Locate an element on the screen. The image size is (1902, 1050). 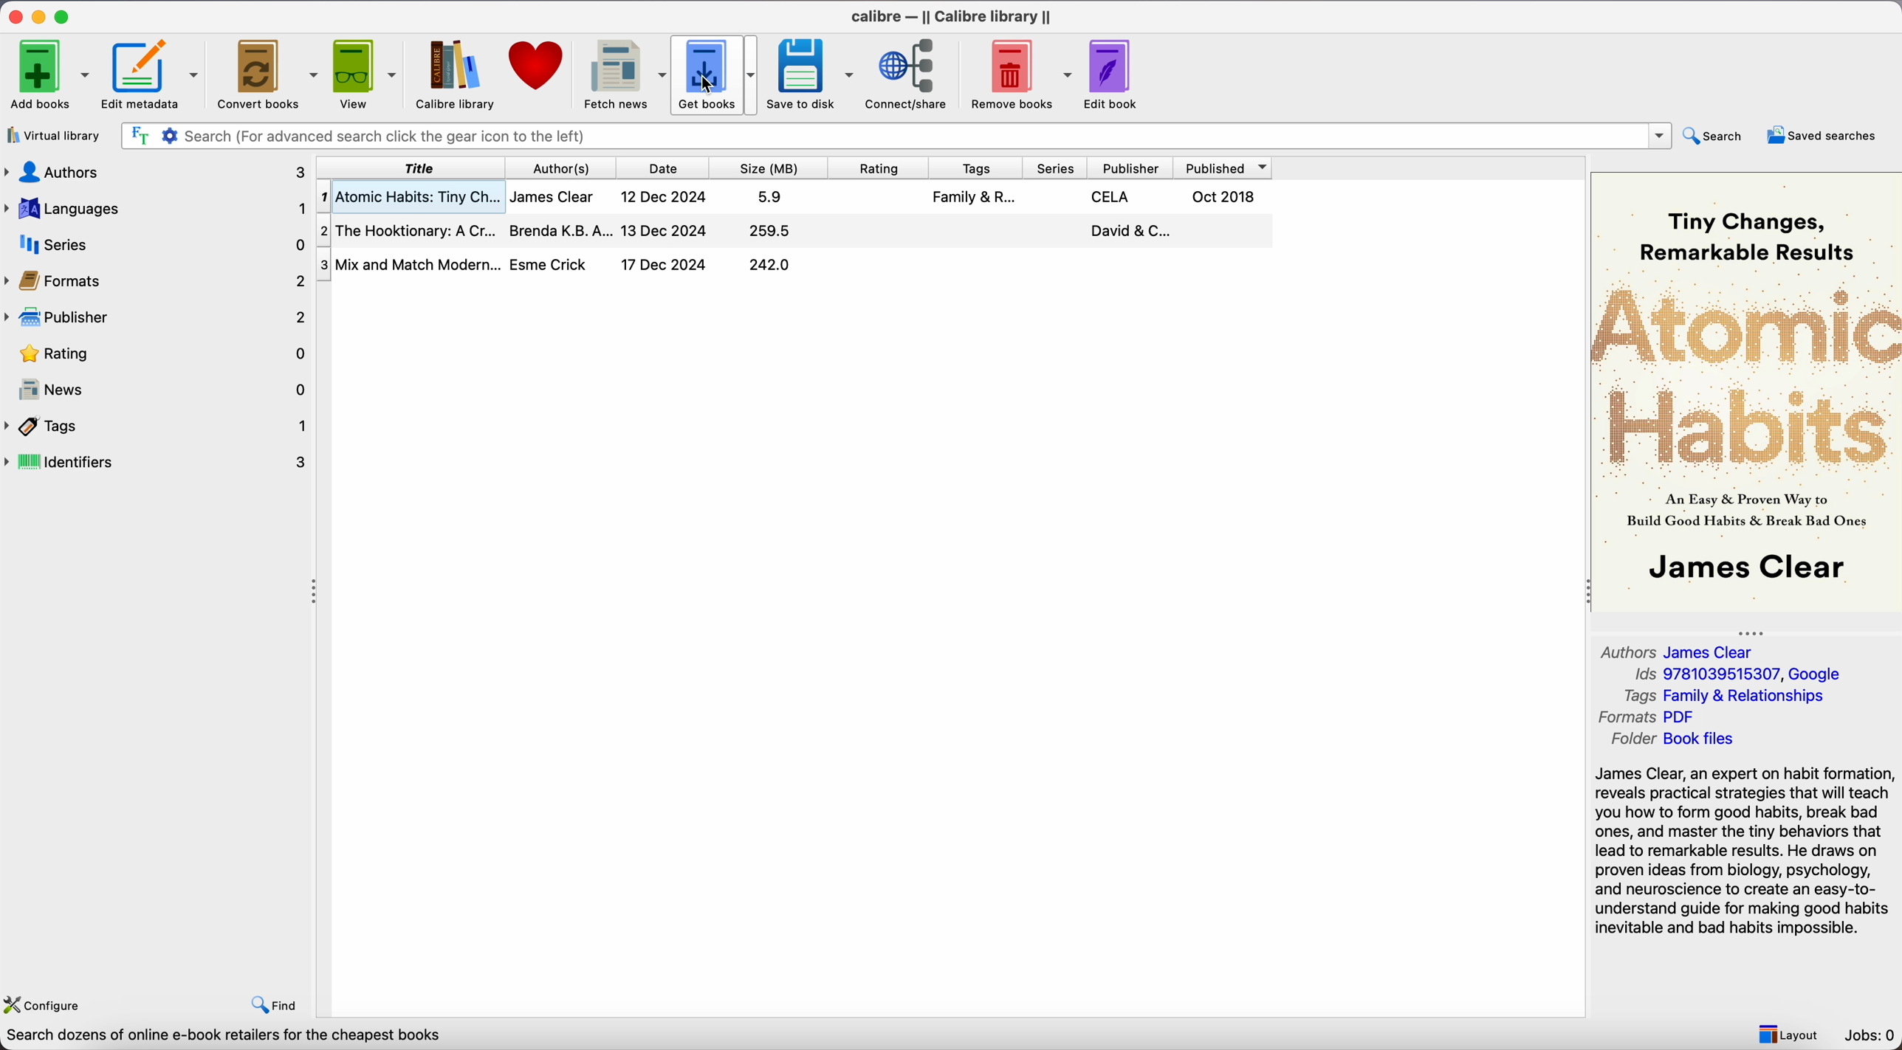
Oct 2018 is located at coordinates (1225, 196).